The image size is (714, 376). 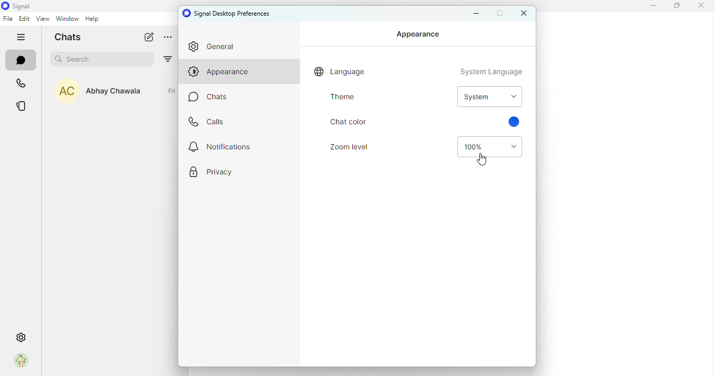 I want to click on search bar, so click(x=105, y=59).